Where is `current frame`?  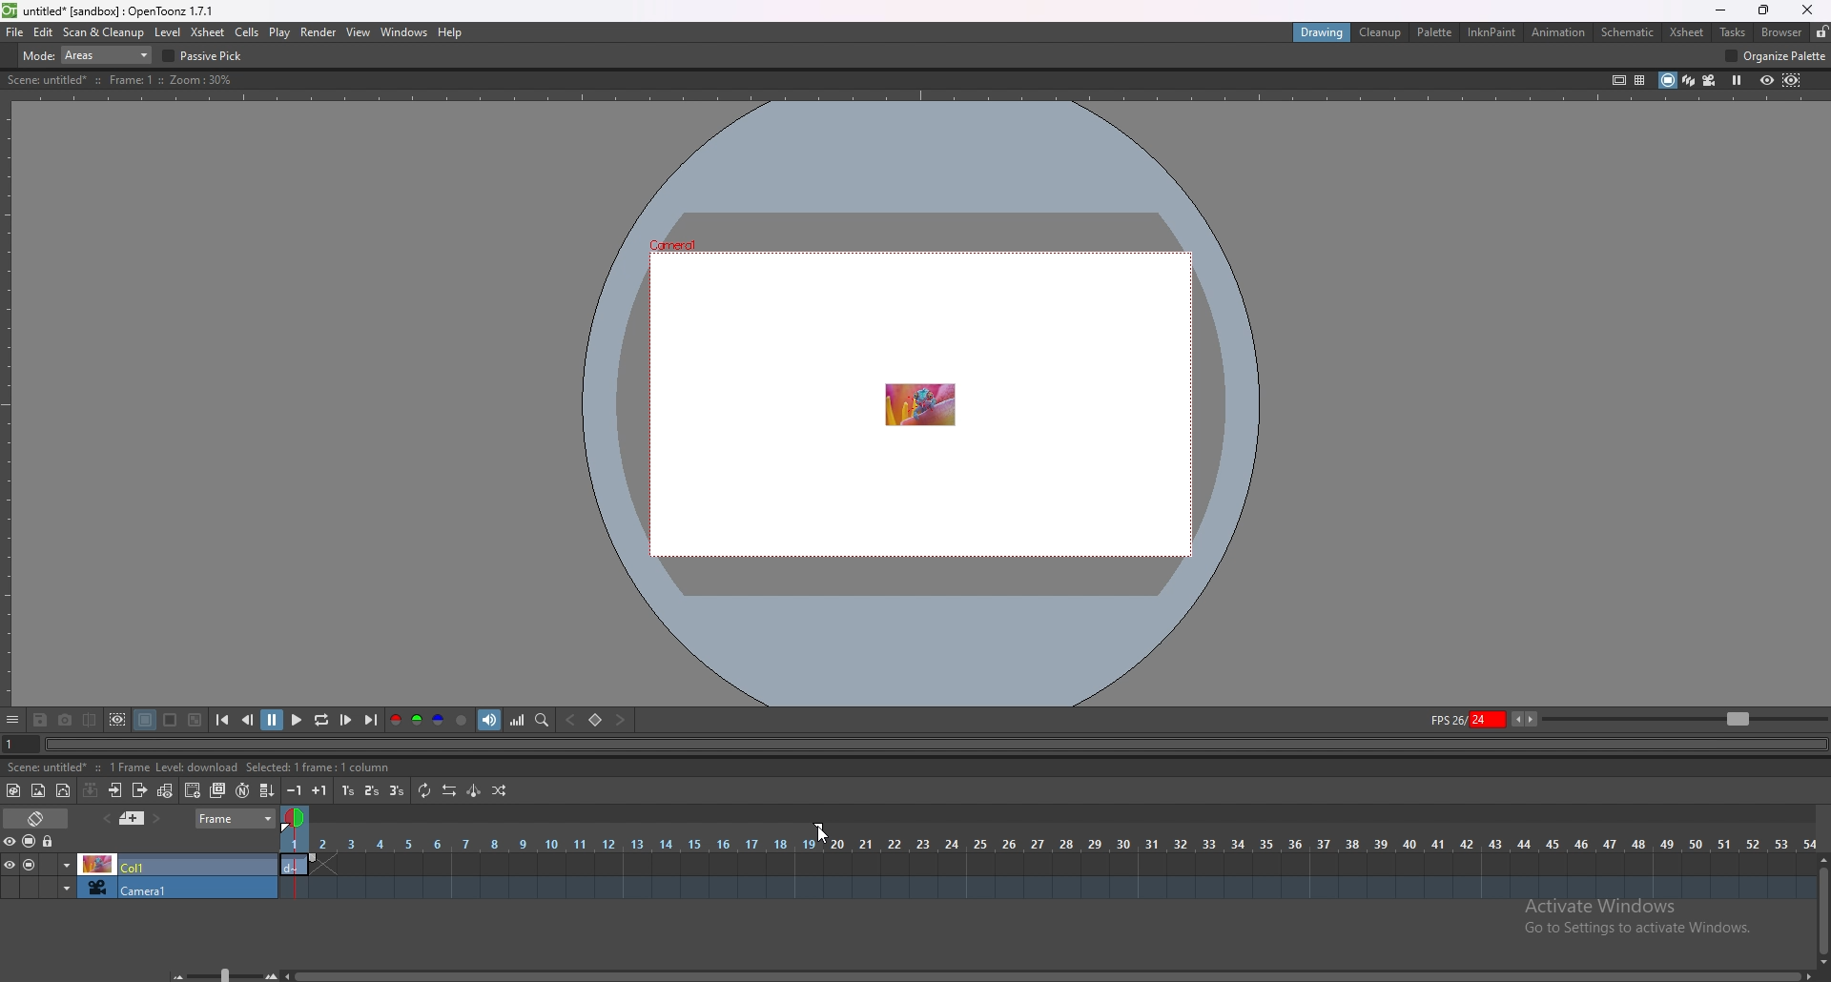 current frame is located at coordinates (16, 742).